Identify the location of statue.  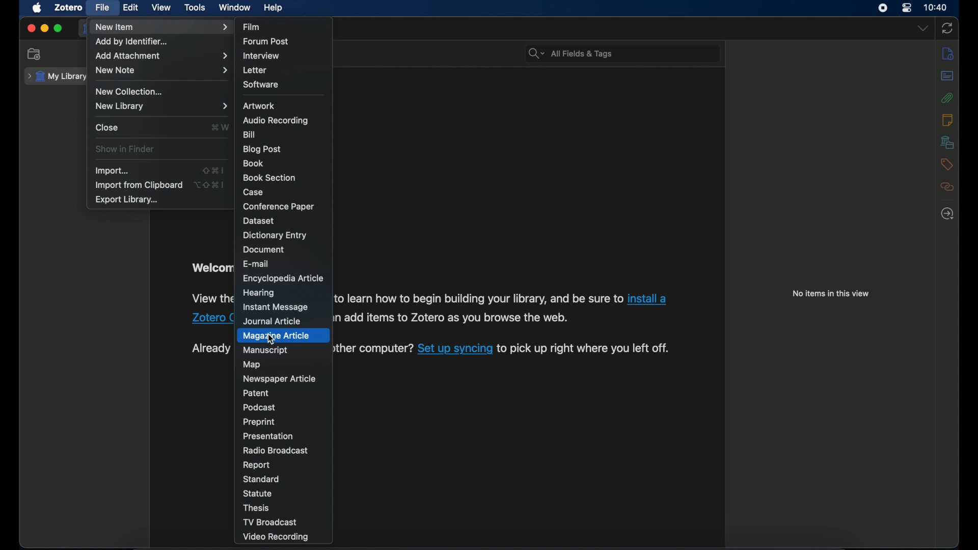
(258, 493).